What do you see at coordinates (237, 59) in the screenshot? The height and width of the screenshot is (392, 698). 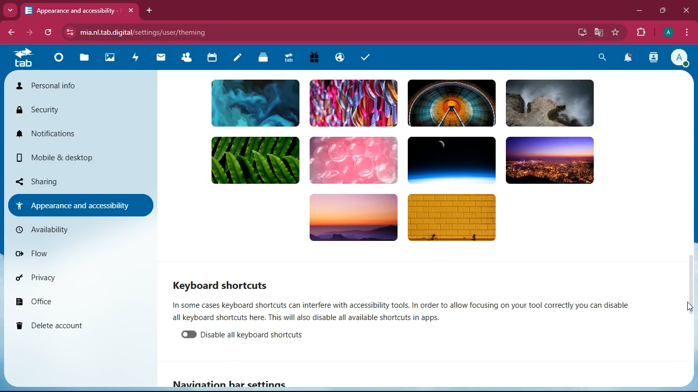 I see `notes` at bounding box center [237, 59].